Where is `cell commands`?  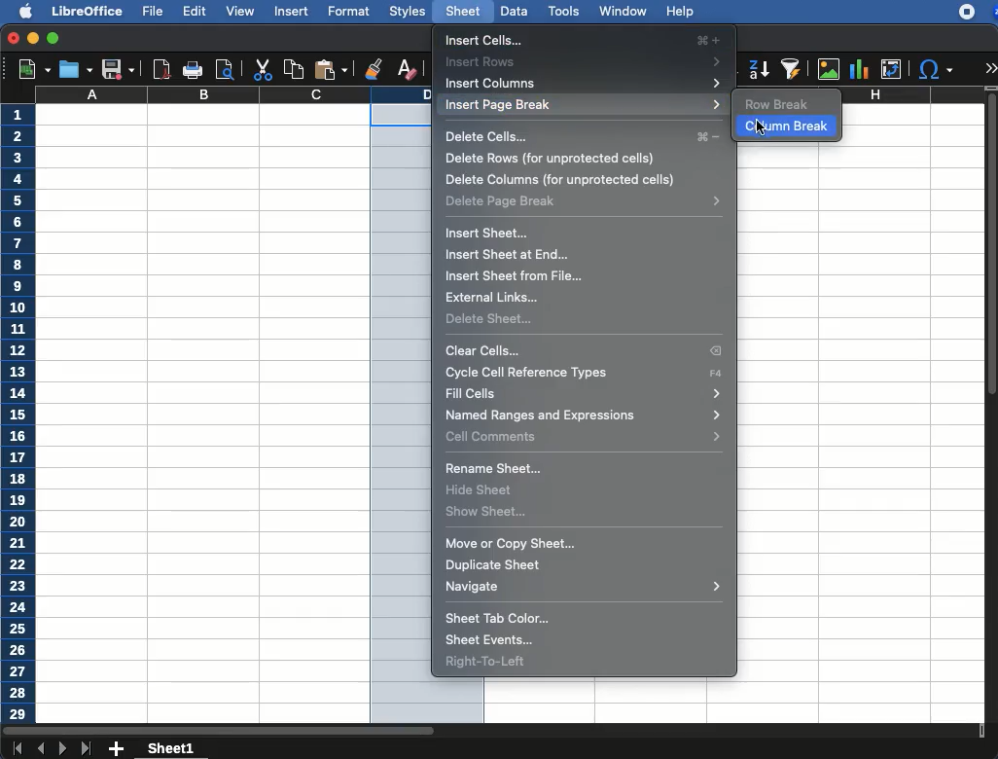 cell commands is located at coordinates (587, 437).